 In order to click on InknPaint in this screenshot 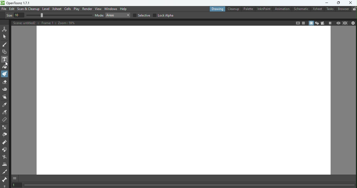, I will do `click(264, 9)`.